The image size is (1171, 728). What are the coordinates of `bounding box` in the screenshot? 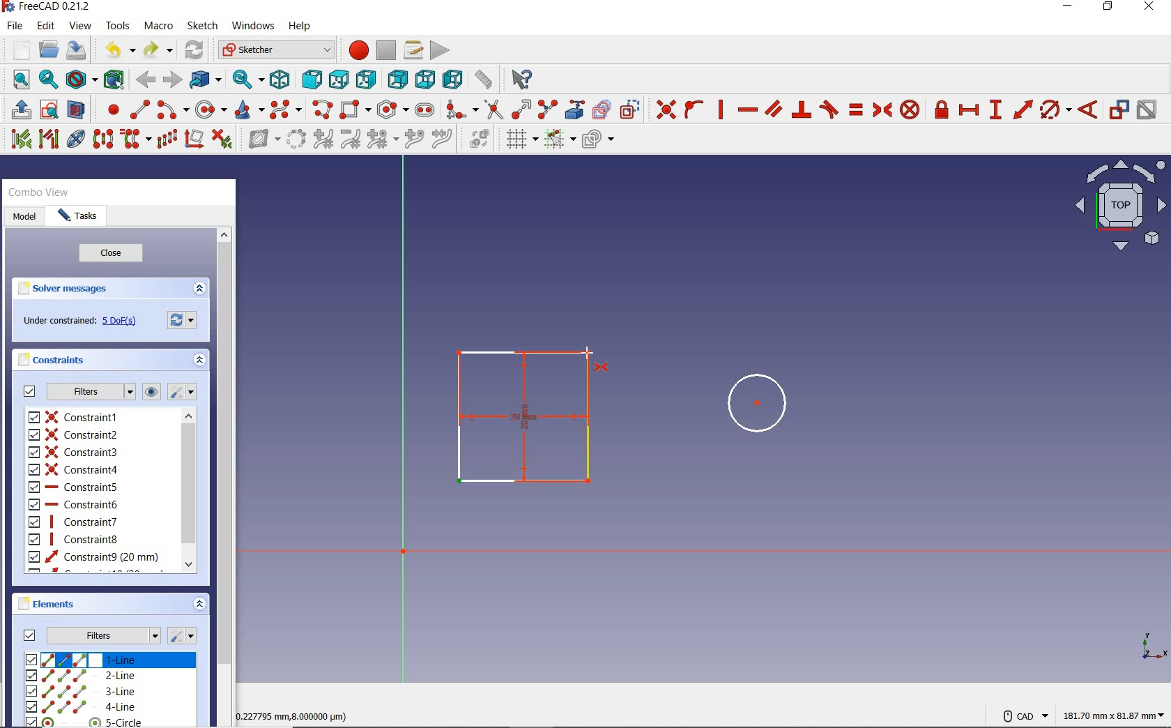 It's located at (113, 79).